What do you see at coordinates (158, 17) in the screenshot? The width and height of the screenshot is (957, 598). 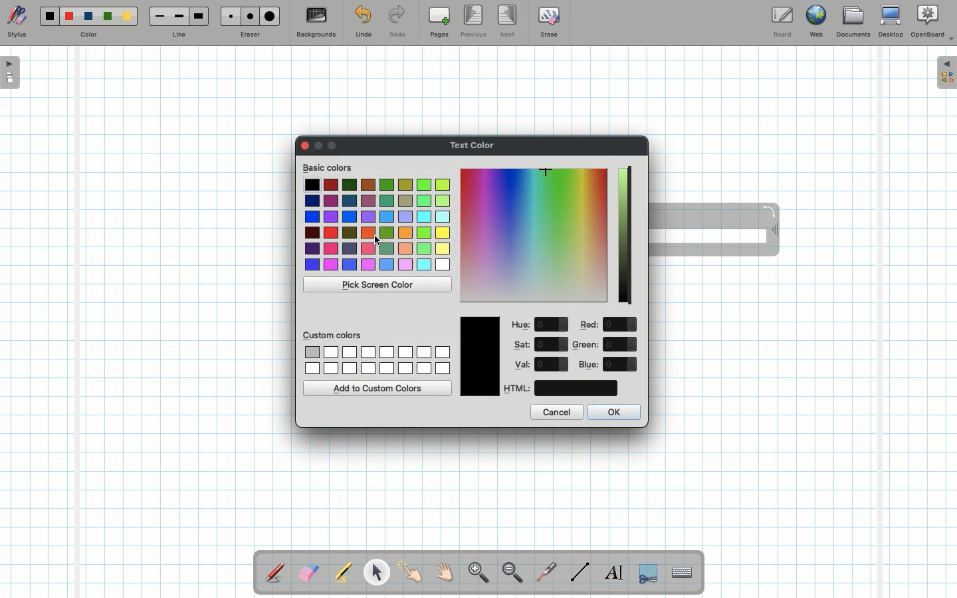 I see `Small line` at bounding box center [158, 17].